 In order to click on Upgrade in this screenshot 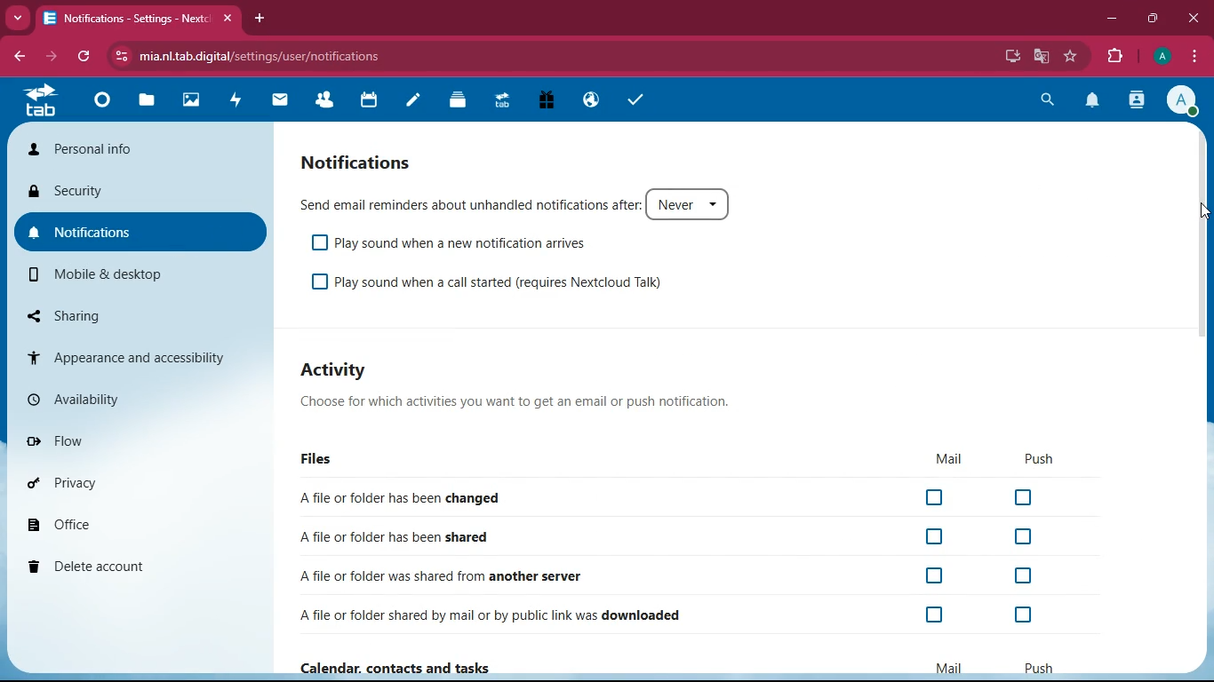, I will do `click(503, 102)`.